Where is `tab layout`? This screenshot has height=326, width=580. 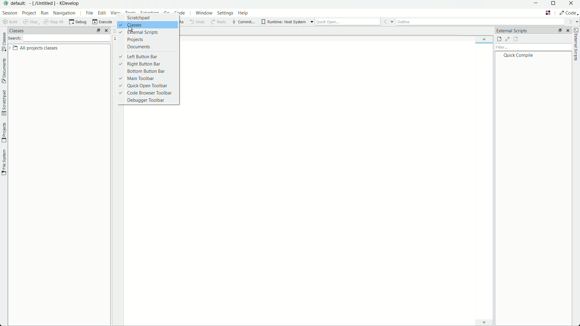
tab layout is located at coordinates (548, 14).